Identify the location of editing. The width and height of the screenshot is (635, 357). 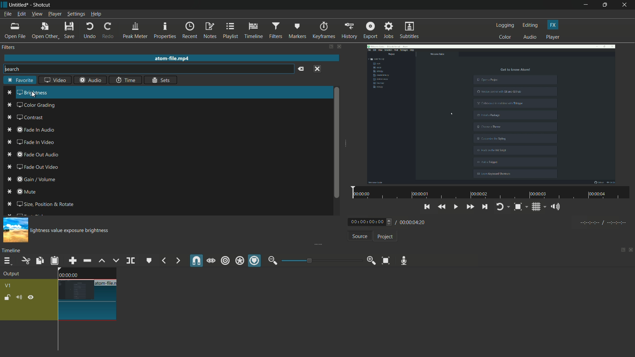
(530, 25).